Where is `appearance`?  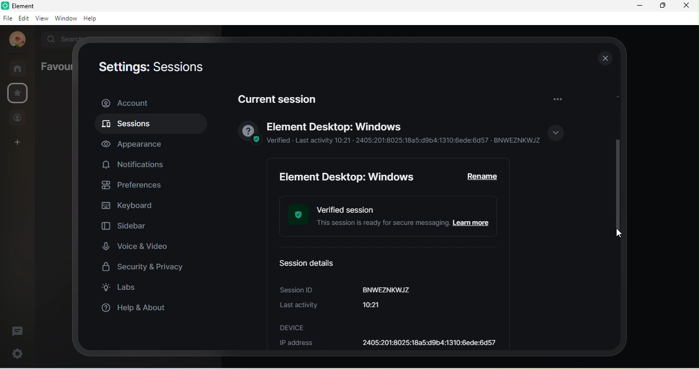
appearance is located at coordinates (138, 144).